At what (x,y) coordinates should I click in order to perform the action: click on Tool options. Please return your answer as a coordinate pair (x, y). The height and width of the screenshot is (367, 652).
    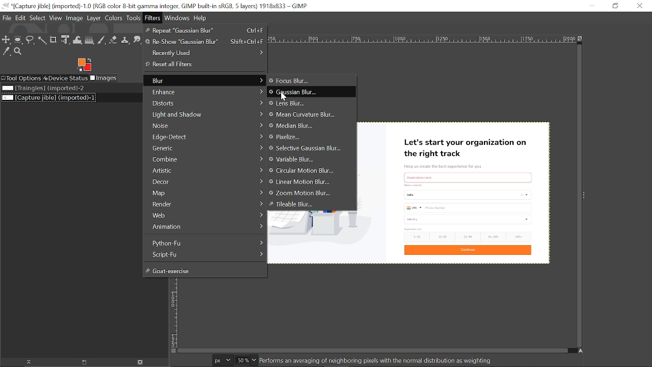
    Looking at the image, I should click on (21, 78).